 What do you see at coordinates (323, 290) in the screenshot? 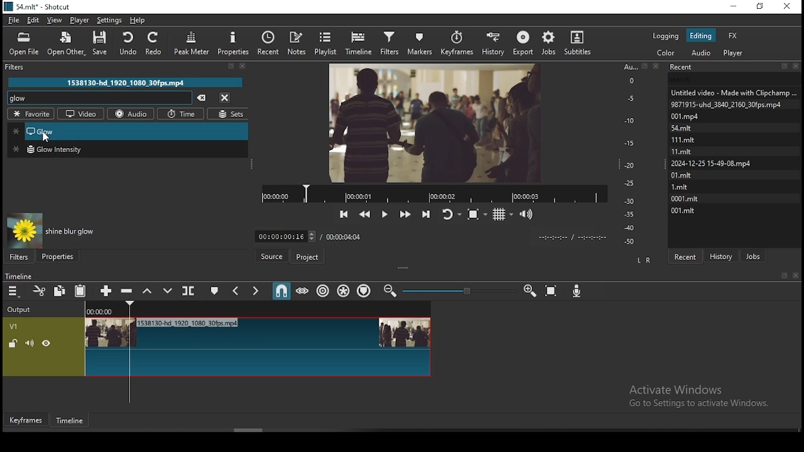
I see `ripple` at bounding box center [323, 290].